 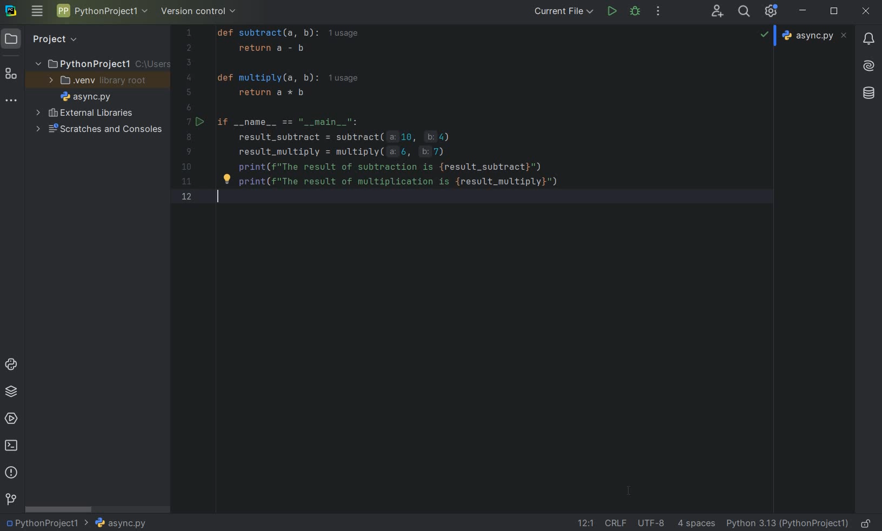 I want to click on close, so click(x=866, y=11).